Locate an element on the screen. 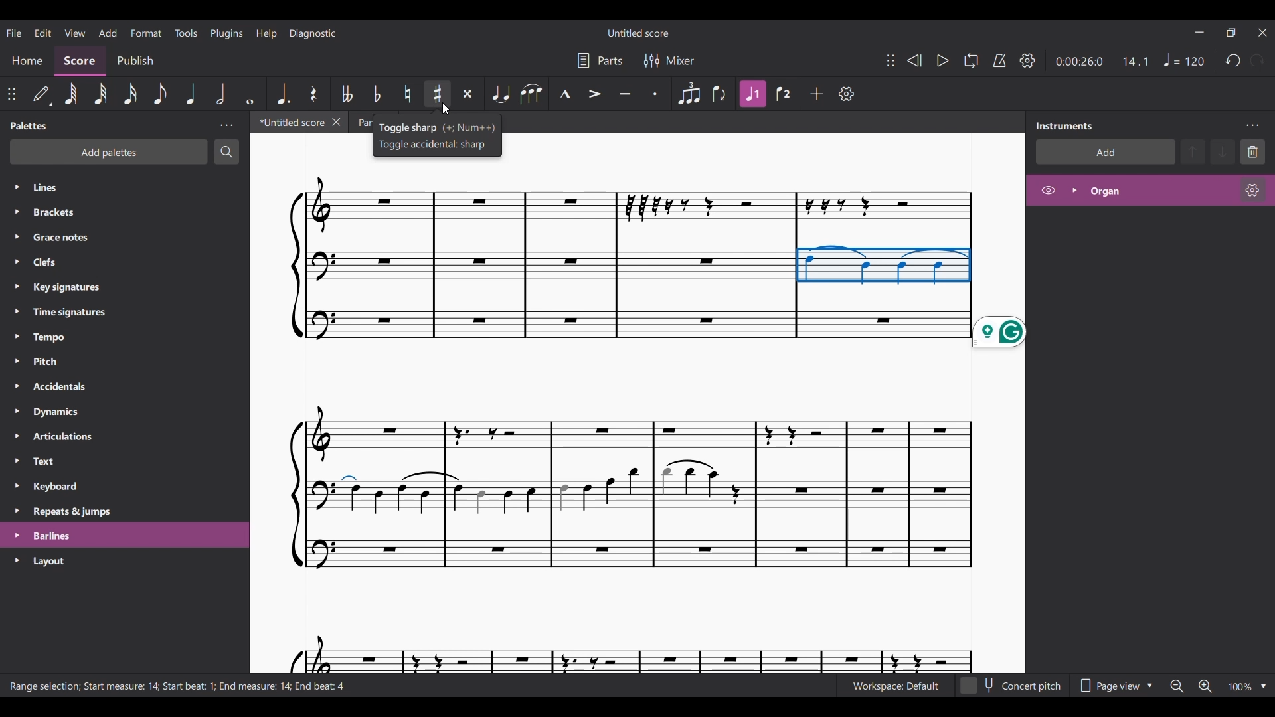 Image resolution: width=1275 pixels, height=717 pixels. Panel title is located at coordinates (29, 125).